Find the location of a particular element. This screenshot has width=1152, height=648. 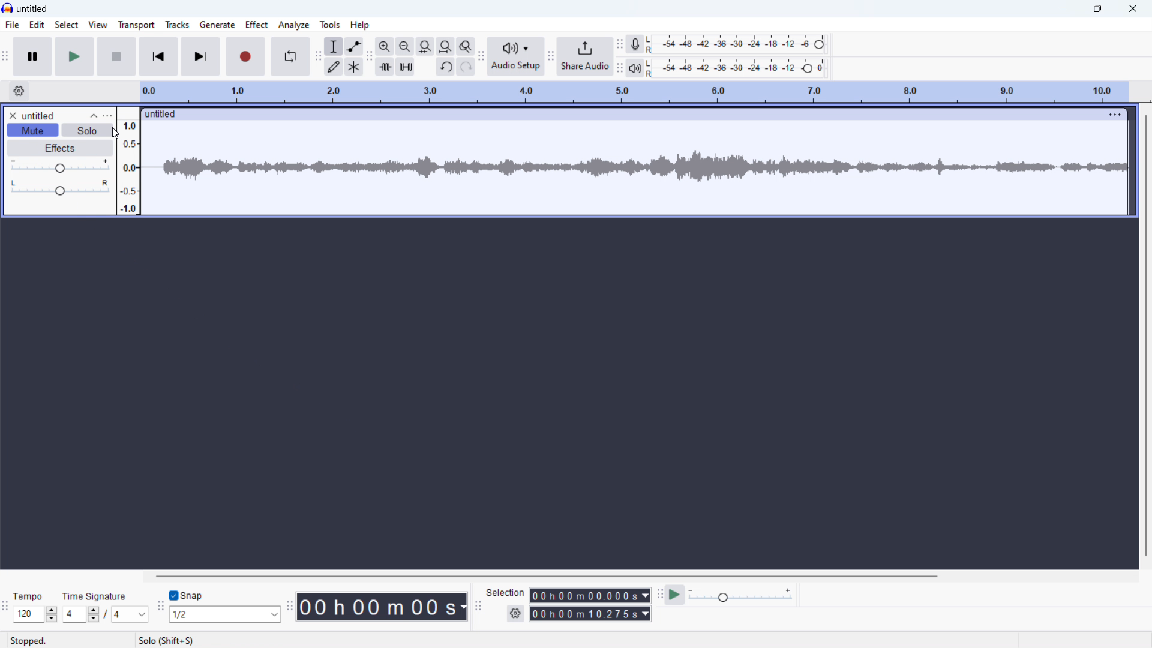

recording level is located at coordinates (736, 44).